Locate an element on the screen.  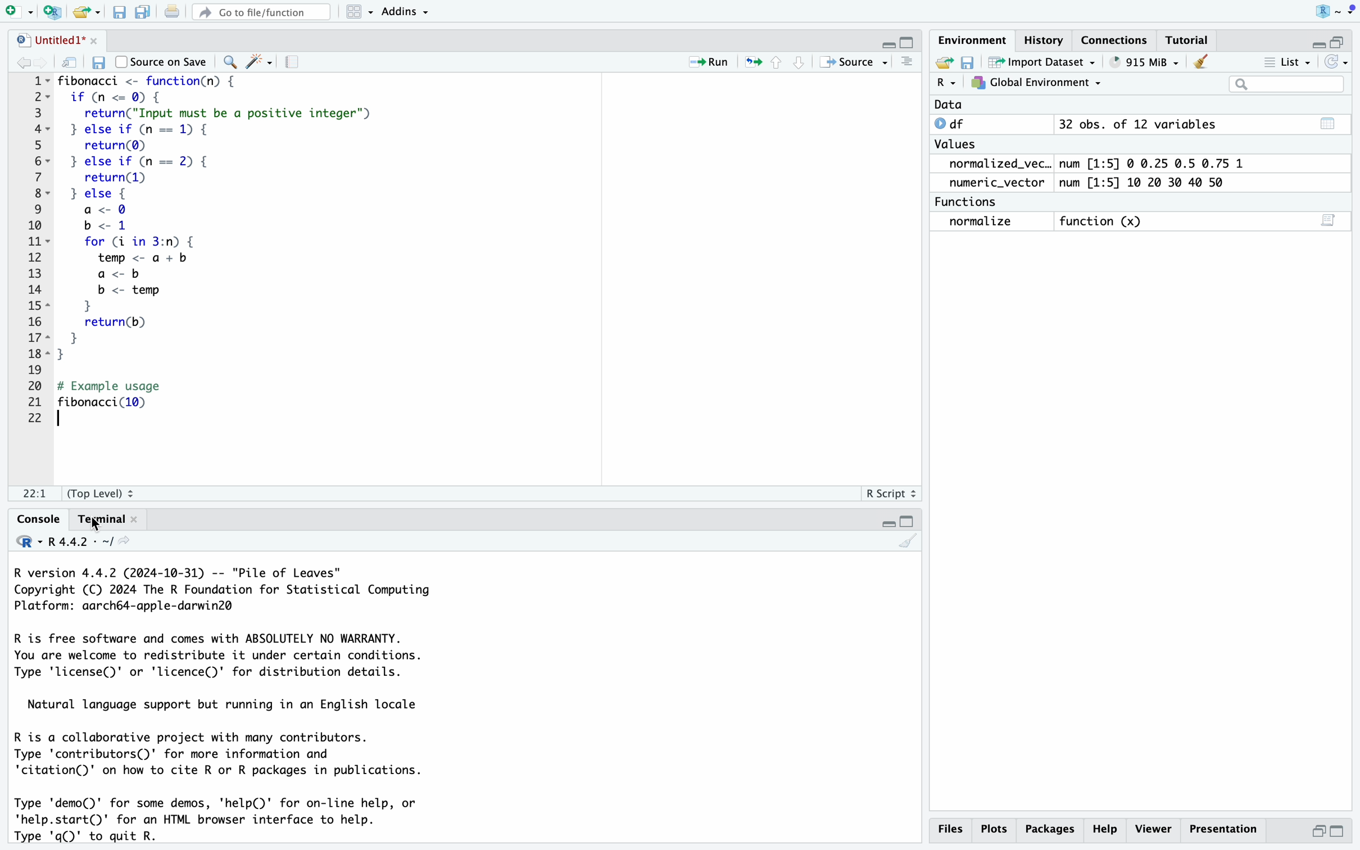
history is located at coordinates (1041, 39).